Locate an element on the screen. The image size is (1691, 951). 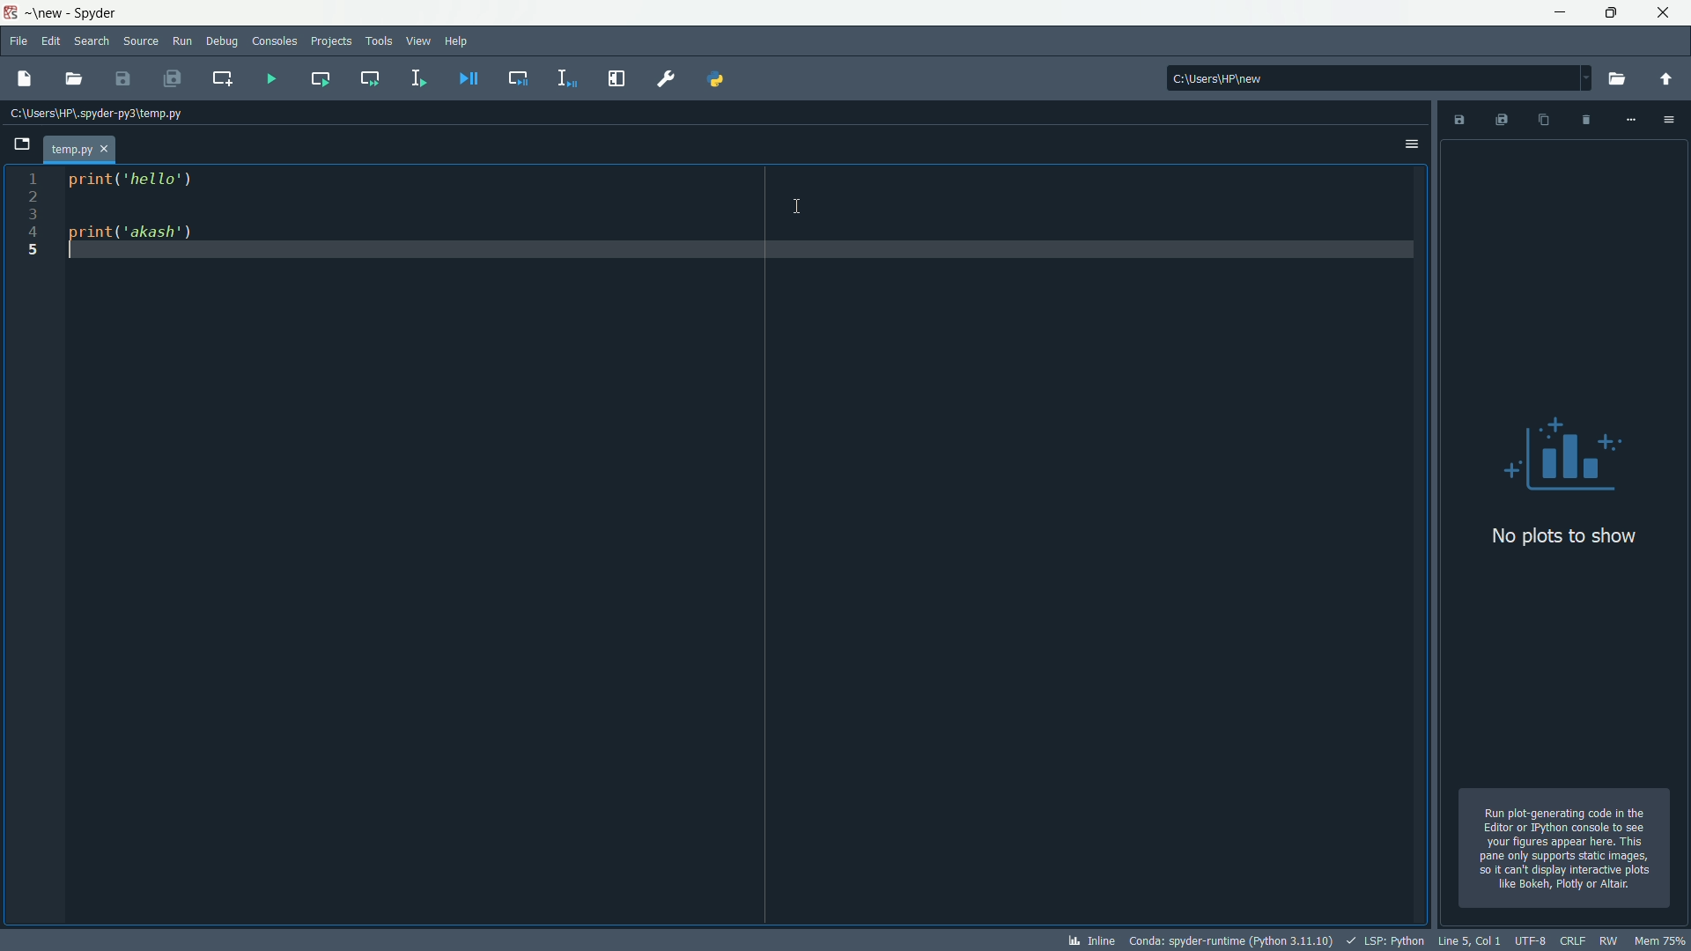
tools menu is located at coordinates (378, 40).